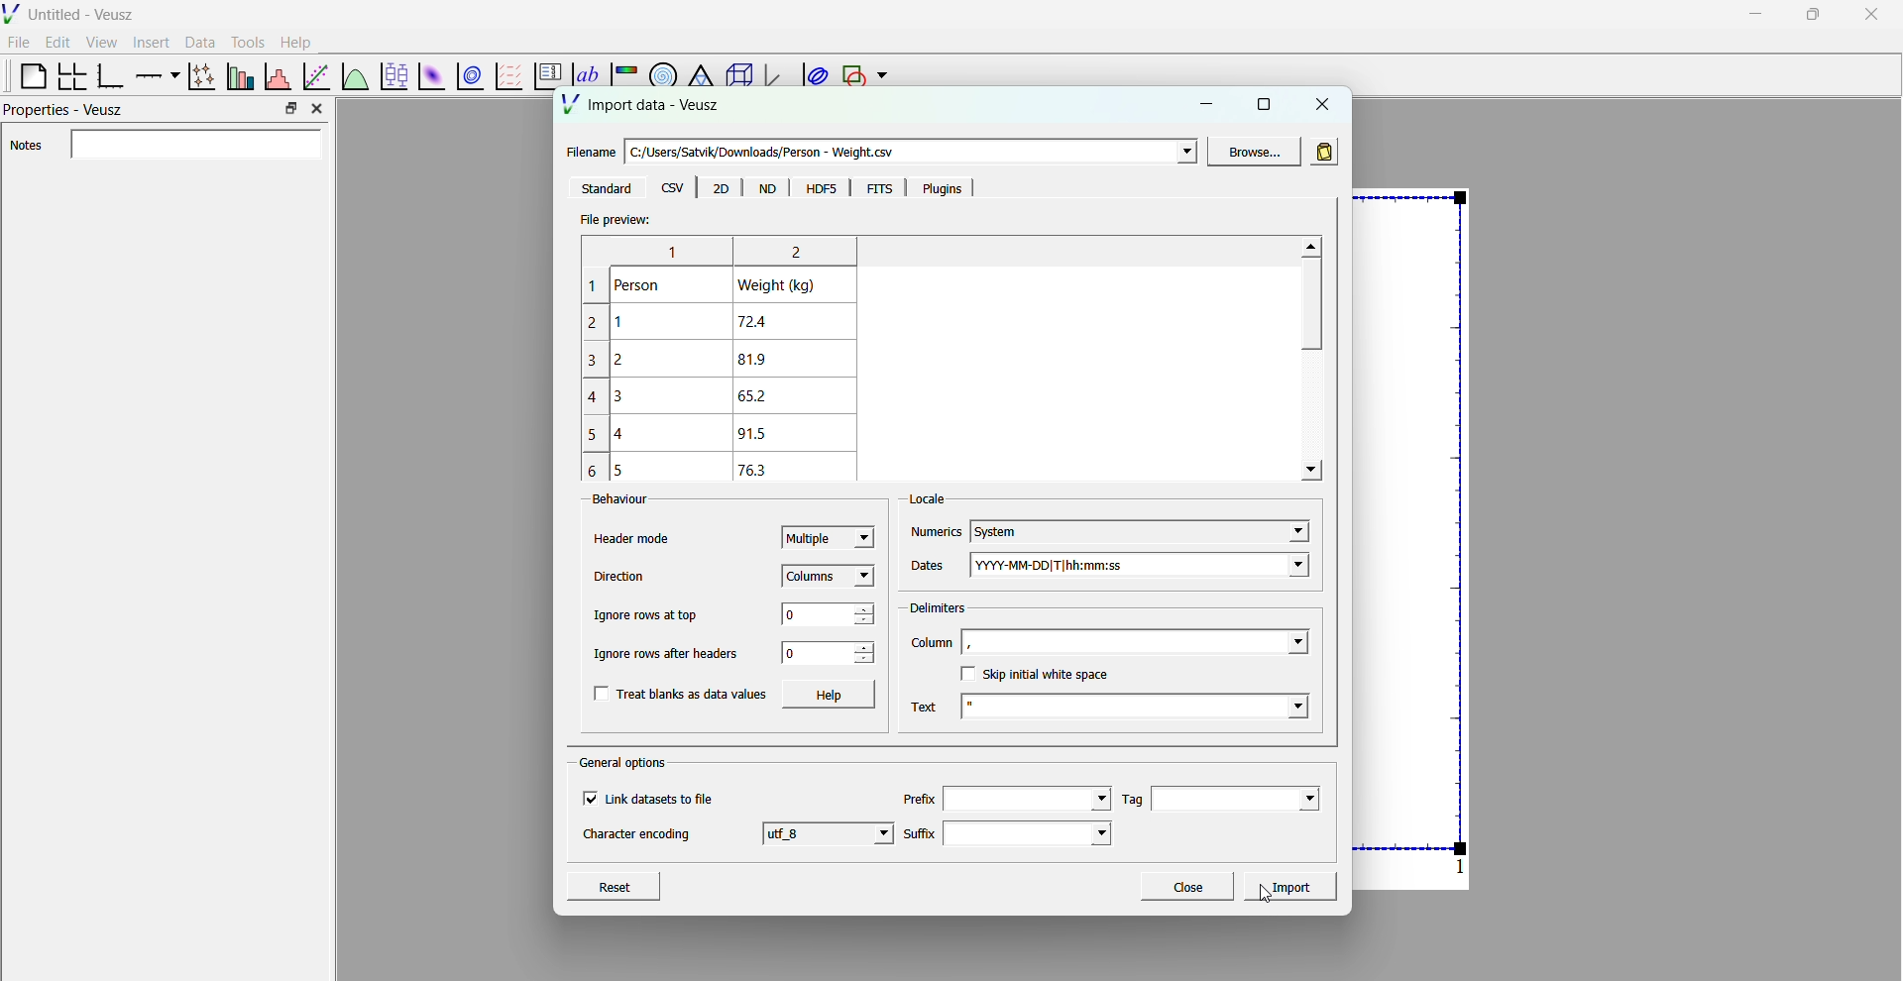 The width and height of the screenshot is (1903, 981). What do you see at coordinates (1293, 885) in the screenshot?
I see `Import` at bounding box center [1293, 885].